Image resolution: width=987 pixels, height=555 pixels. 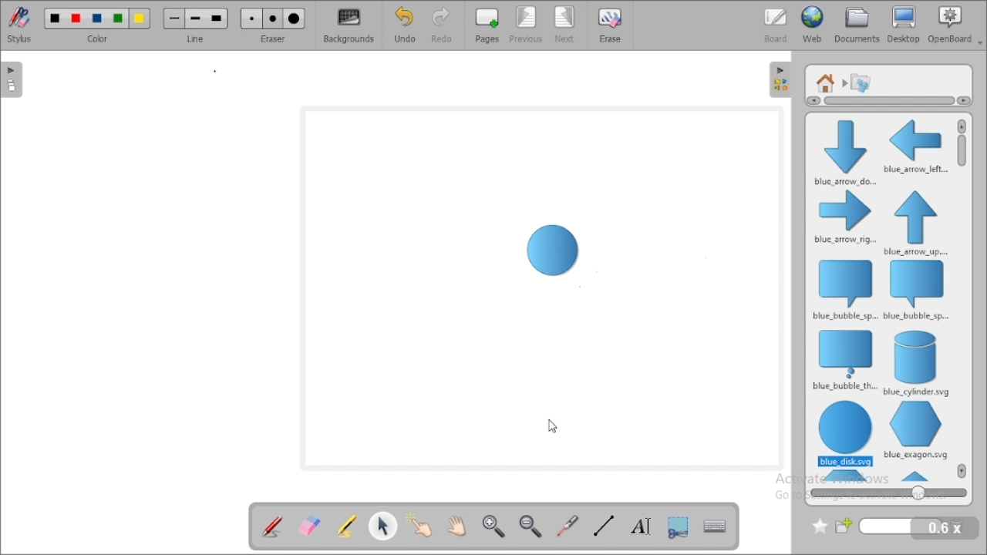 What do you see at coordinates (422, 523) in the screenshot?
I see `interact with items` at bounding box center [422, 523].